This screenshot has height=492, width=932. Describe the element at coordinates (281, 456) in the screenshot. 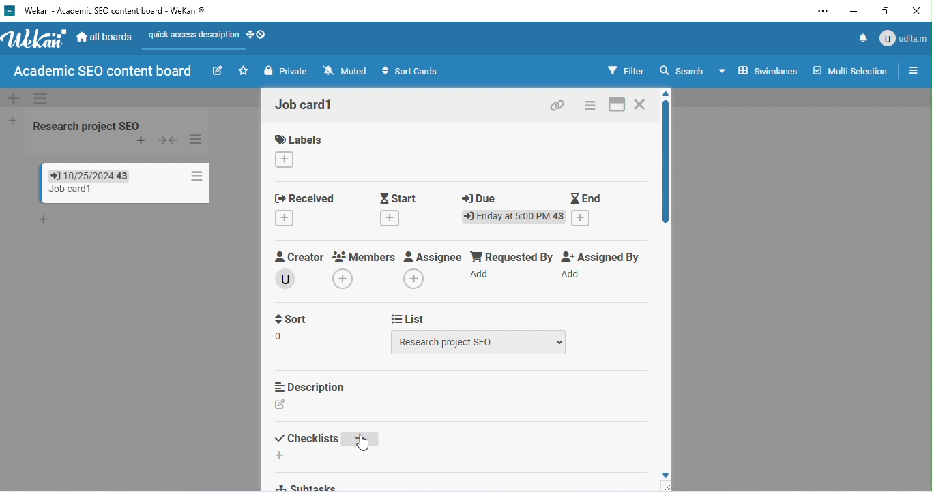

I see `add an item to checklist` at that location.